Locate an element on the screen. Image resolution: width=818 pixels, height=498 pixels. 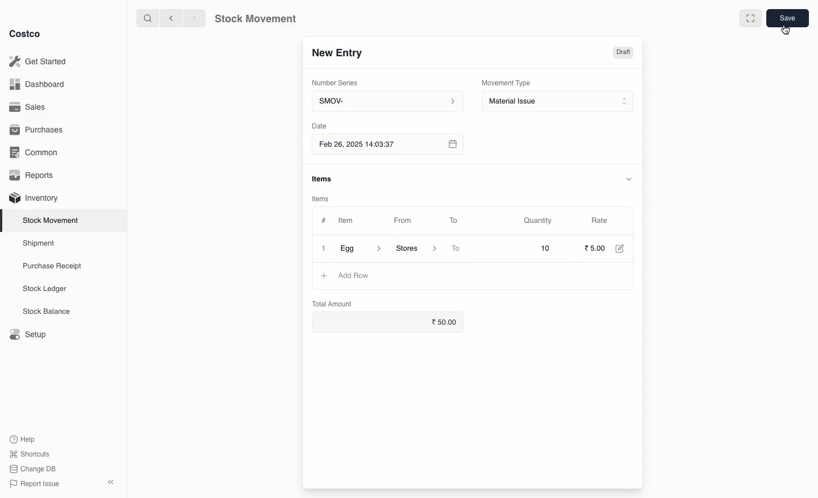
Total Amount is located at coordinates (332, 303).